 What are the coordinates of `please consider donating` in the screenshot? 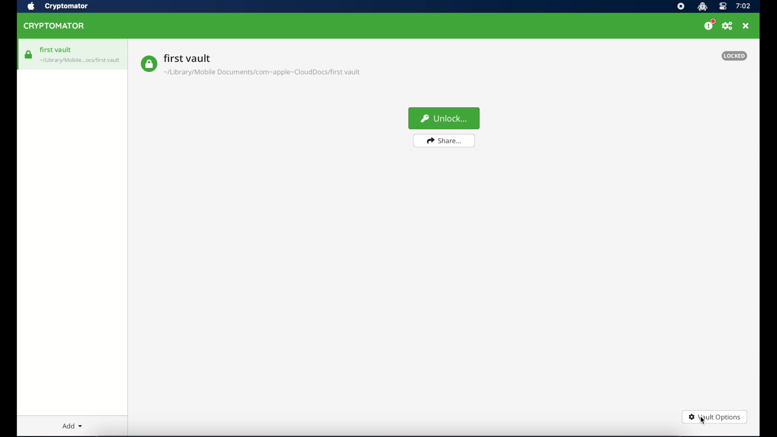 It's located at (709, 25).